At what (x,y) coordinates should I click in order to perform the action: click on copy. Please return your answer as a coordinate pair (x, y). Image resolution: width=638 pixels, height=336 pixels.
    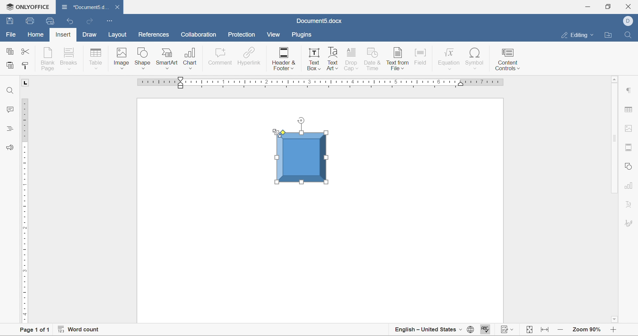
    Looking at the image, I should click on (8, 51).